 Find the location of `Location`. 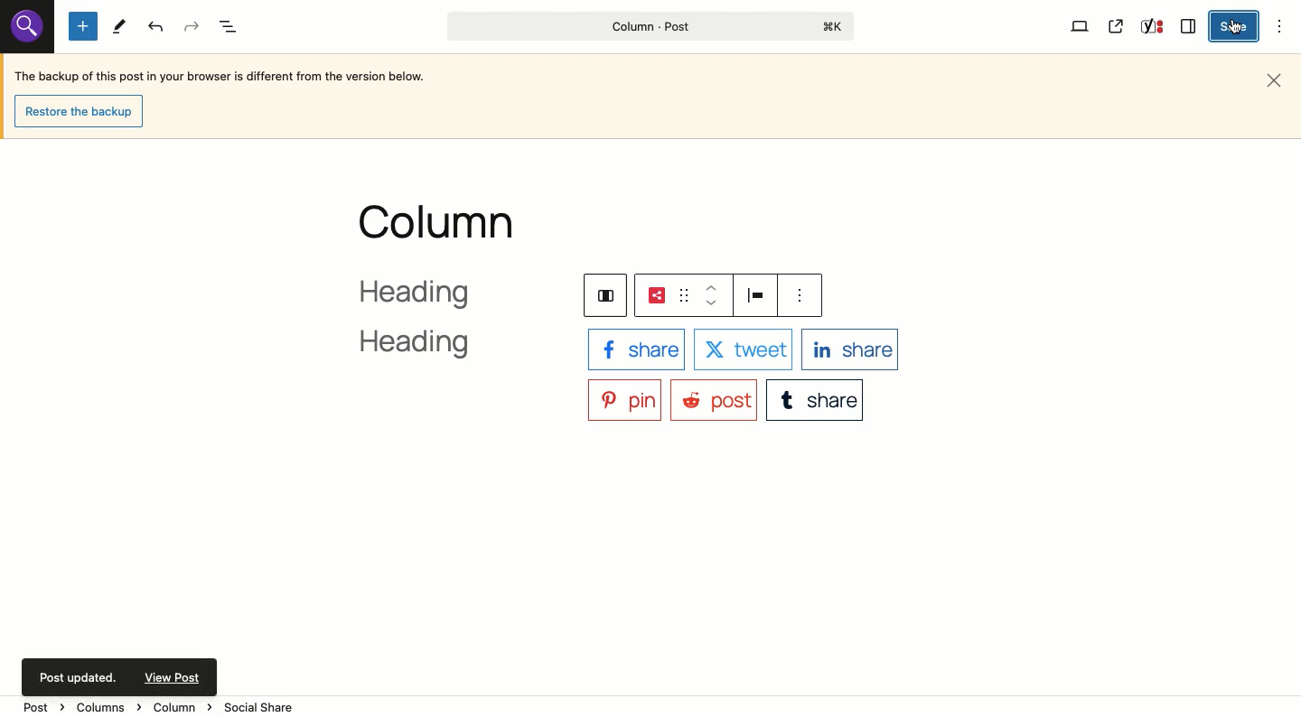

Location is located at coordinates (652, 706).